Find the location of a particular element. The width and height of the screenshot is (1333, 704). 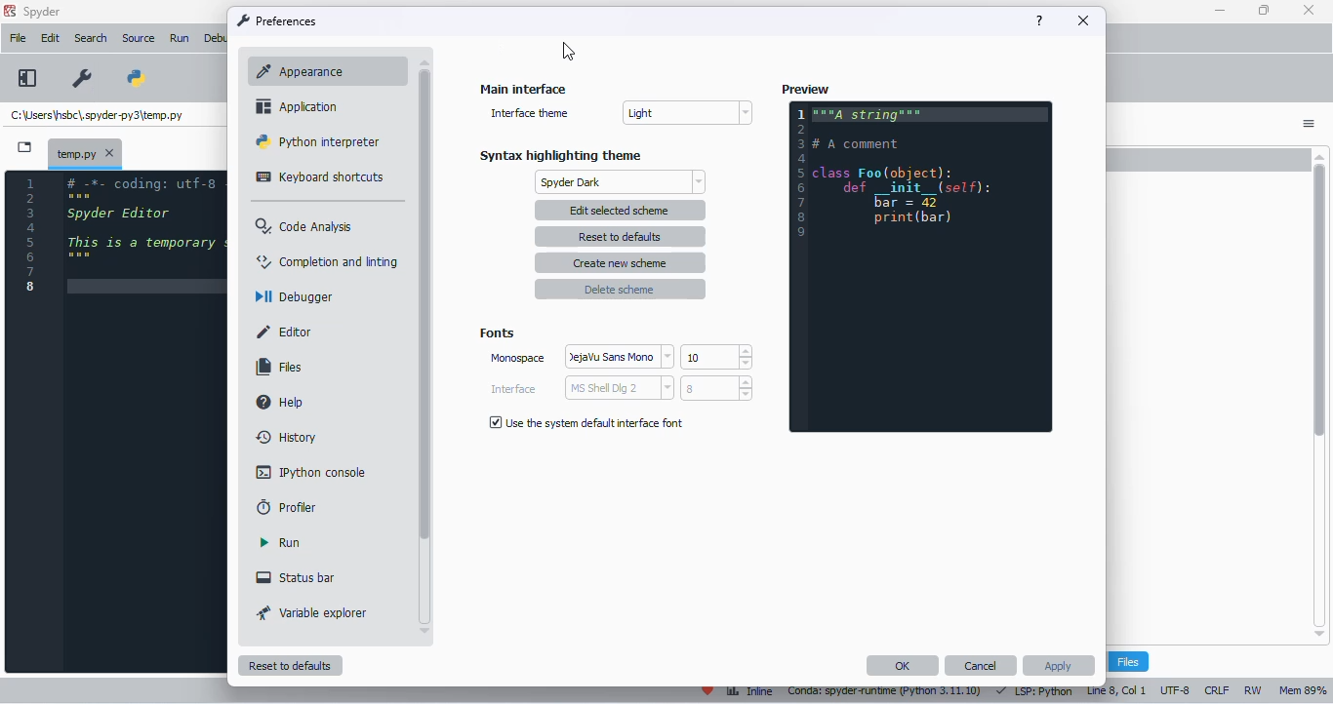

spyder dark is located at coordinates (622, 182).